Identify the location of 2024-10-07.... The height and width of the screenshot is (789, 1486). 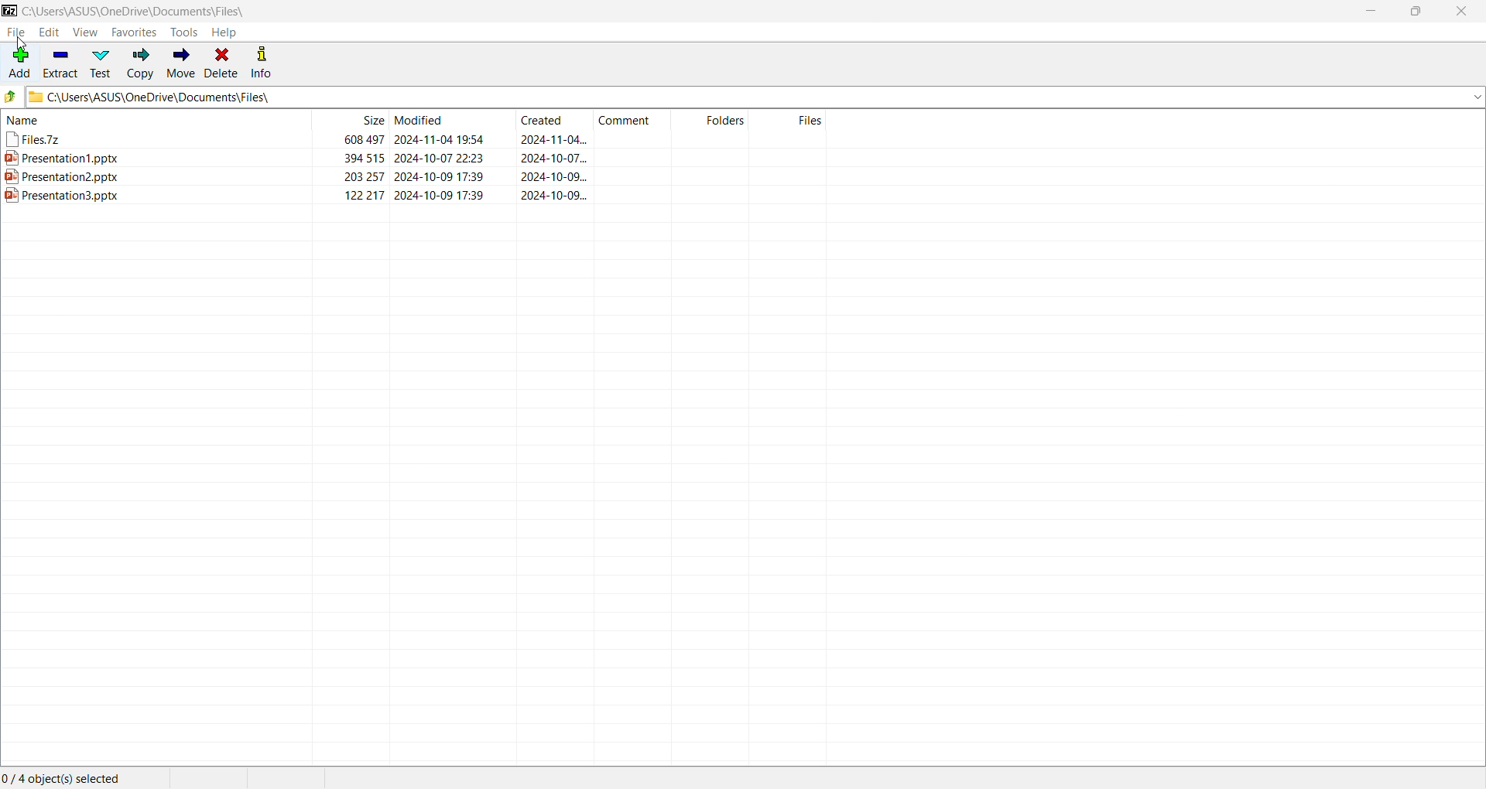
(555, 156).